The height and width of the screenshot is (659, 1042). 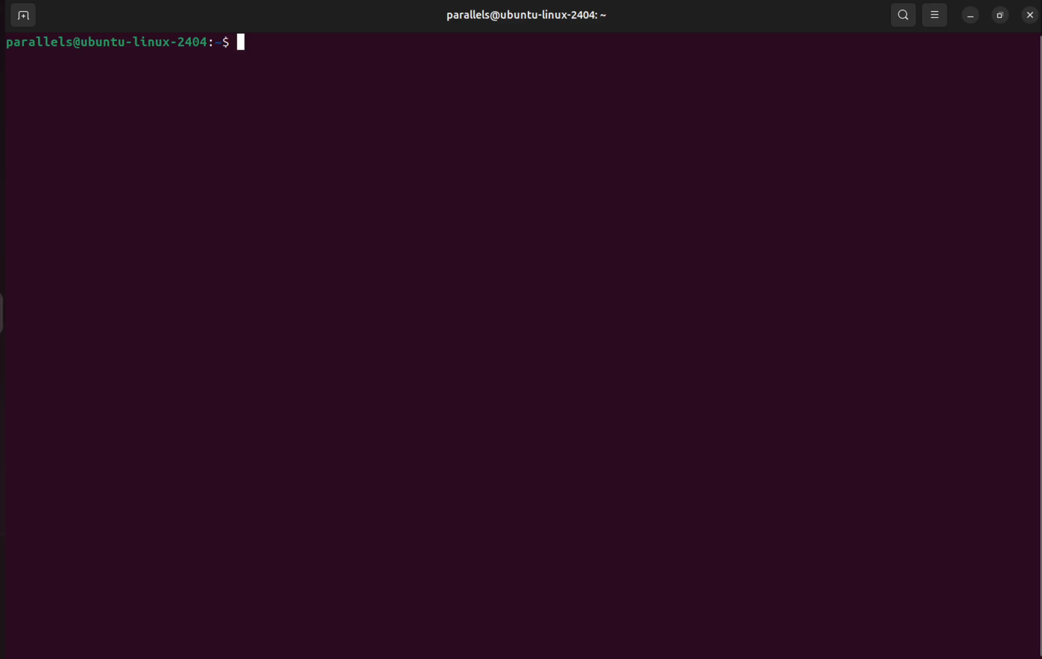 What do you see at coordinates (969, 16) in the screenshot?
I see `minimize` at bounding box center [969, 16].